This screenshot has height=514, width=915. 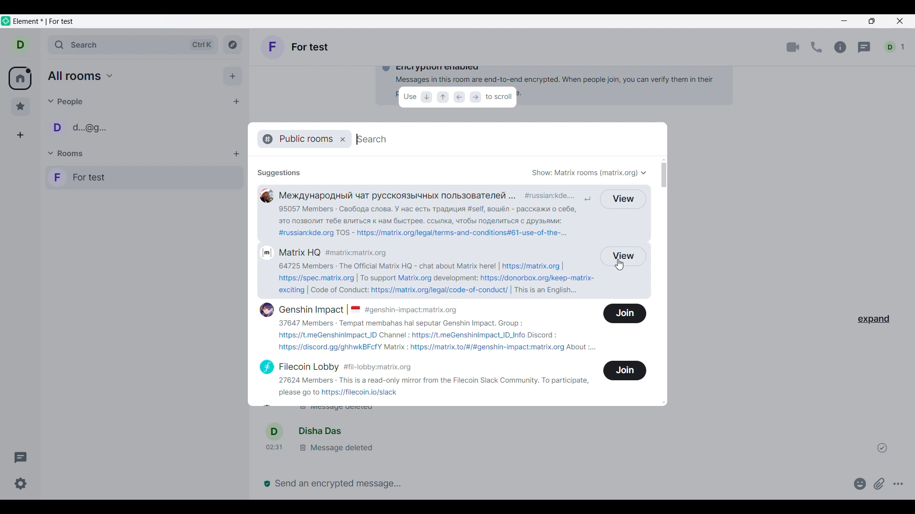 I want to click on room options, so click(x=236, y=154).